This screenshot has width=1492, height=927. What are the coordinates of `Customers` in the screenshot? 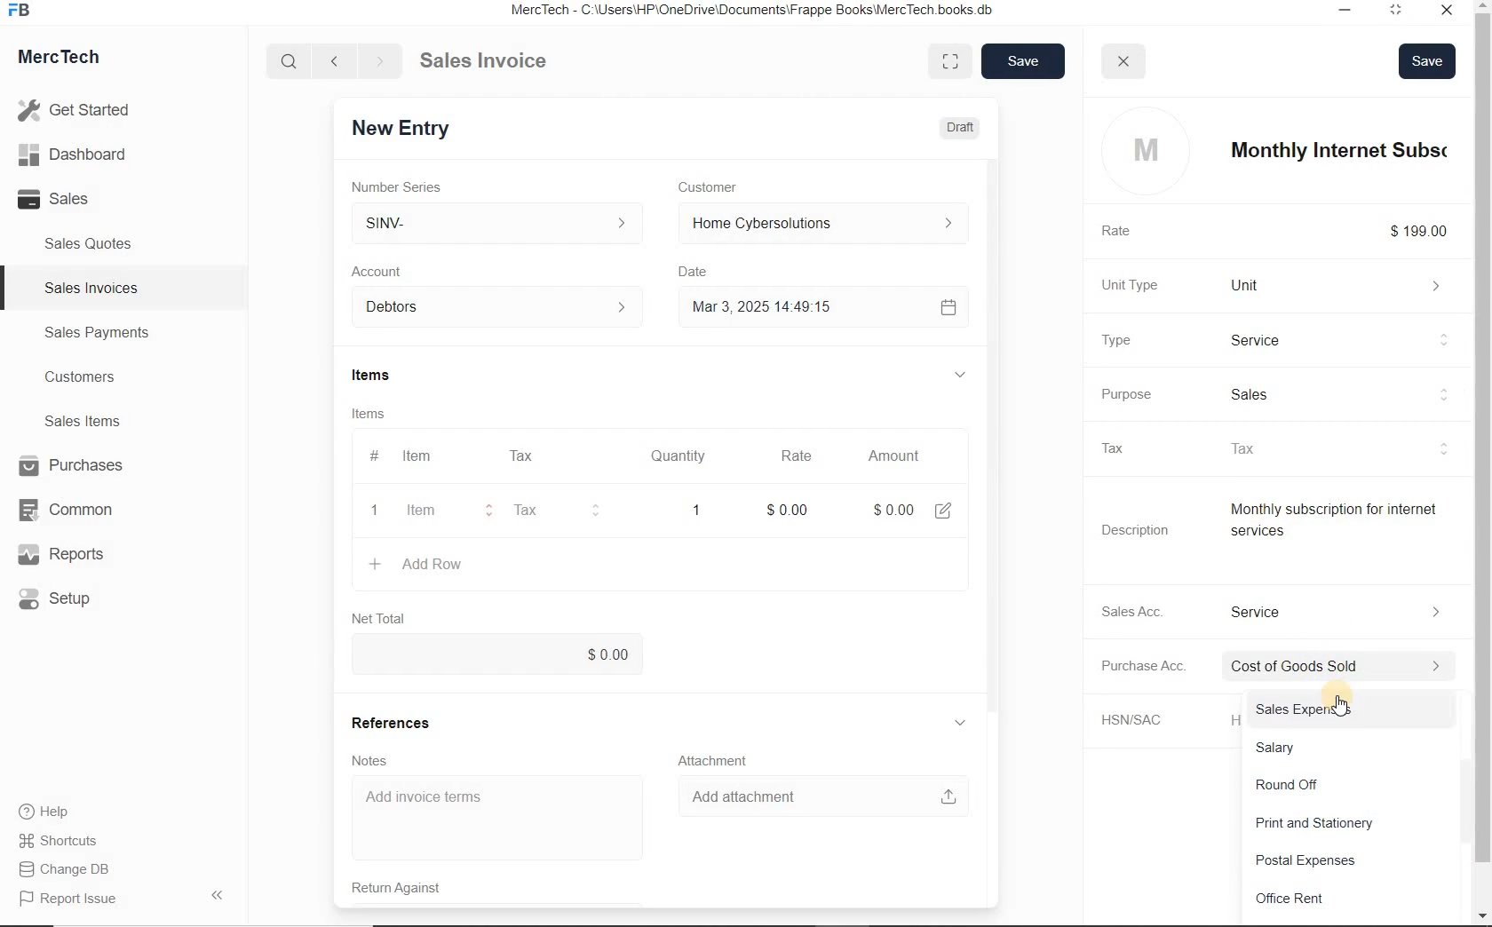 It's located at (96, 377).